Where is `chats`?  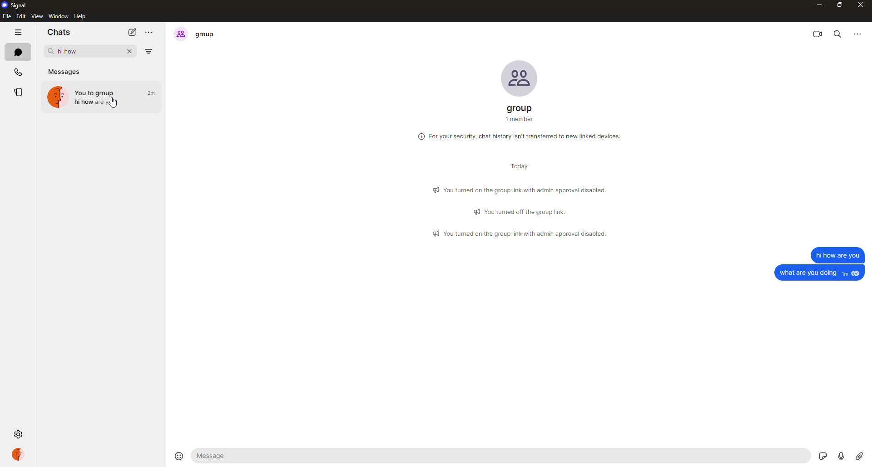
chats is located at coordinates (17, 51).